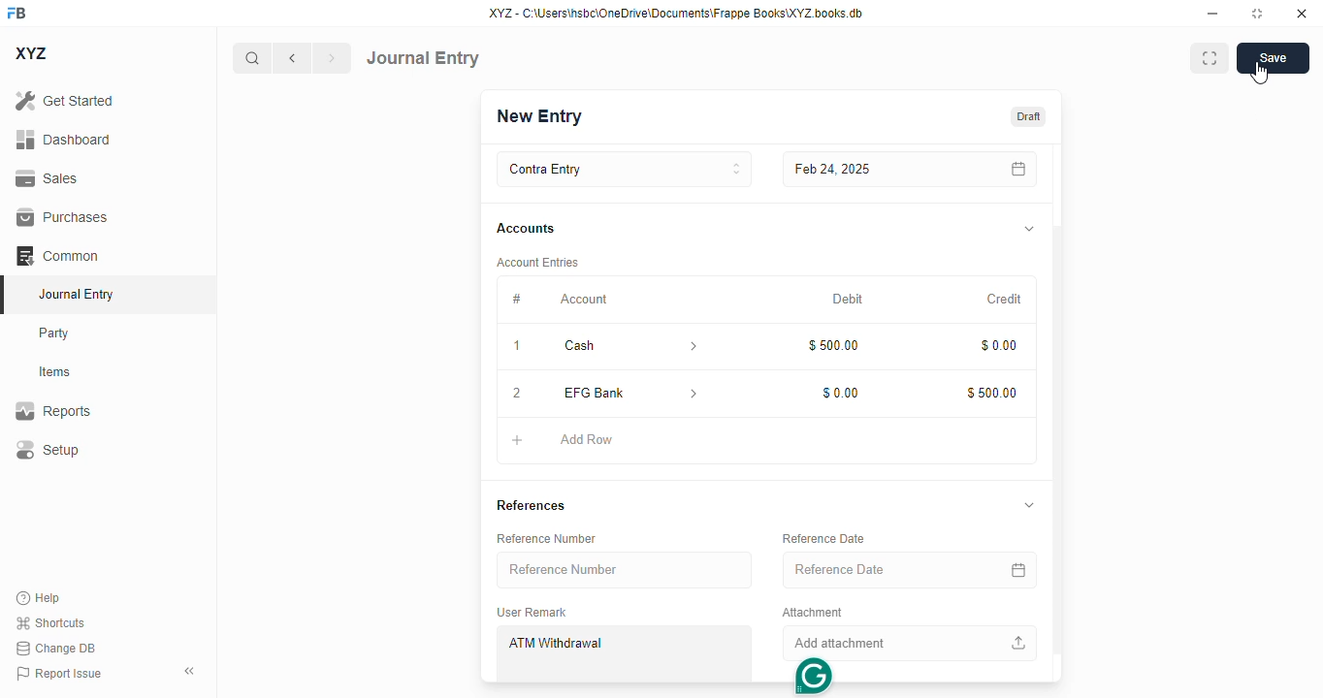 Image resolution: width=1323 pixels, height=698 pixels. What do you see at coordinates (53, 410) in the screenshot?
I see `reports` at bounding box center [53, 410].